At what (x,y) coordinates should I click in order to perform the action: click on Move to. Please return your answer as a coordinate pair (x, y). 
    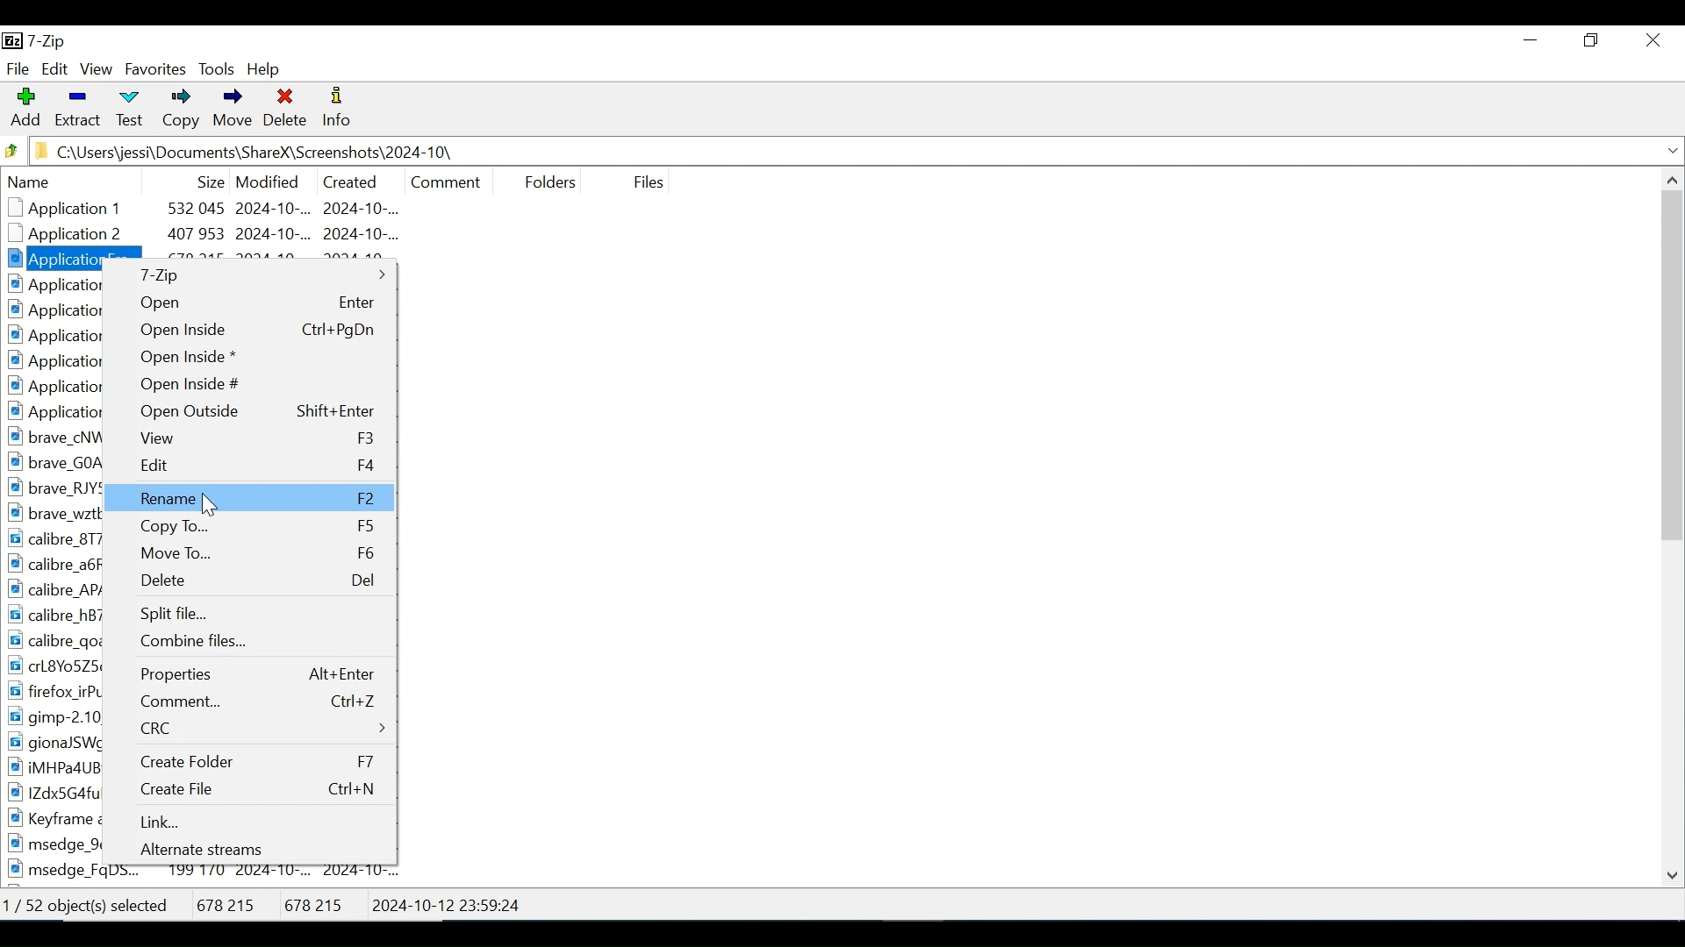
    Looking at the image, I should click on (249, 552).